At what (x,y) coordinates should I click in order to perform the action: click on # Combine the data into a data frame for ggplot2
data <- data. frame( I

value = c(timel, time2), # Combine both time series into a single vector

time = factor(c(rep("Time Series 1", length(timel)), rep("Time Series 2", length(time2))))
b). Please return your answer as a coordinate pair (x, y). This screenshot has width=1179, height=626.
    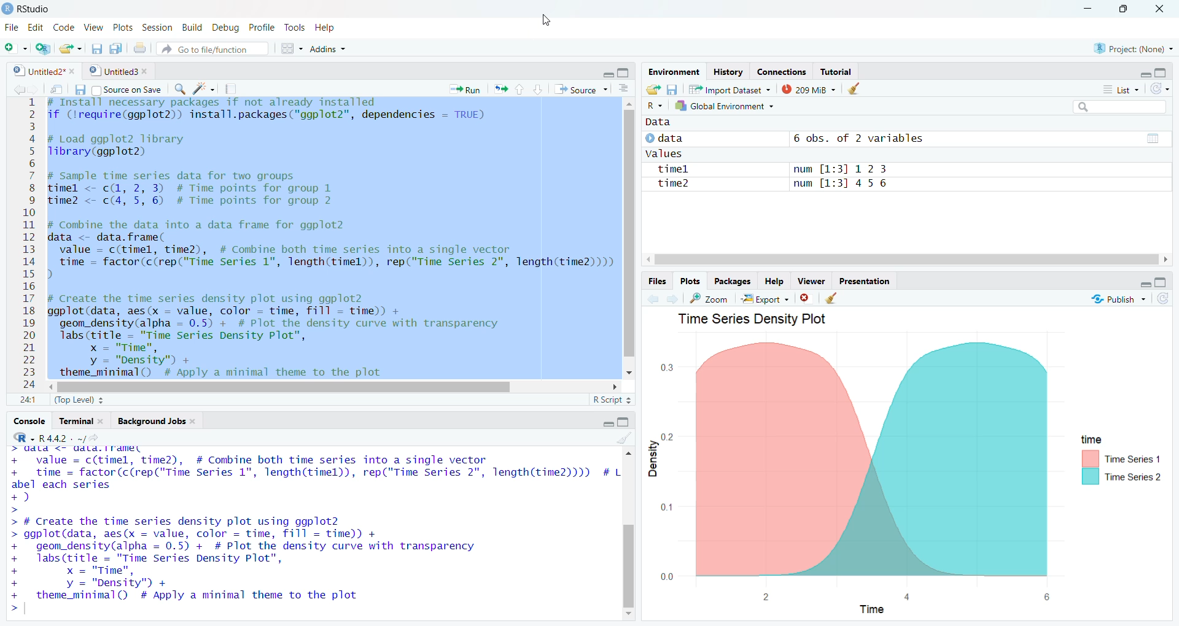
    Looking at the image, I should click on (330, 250).